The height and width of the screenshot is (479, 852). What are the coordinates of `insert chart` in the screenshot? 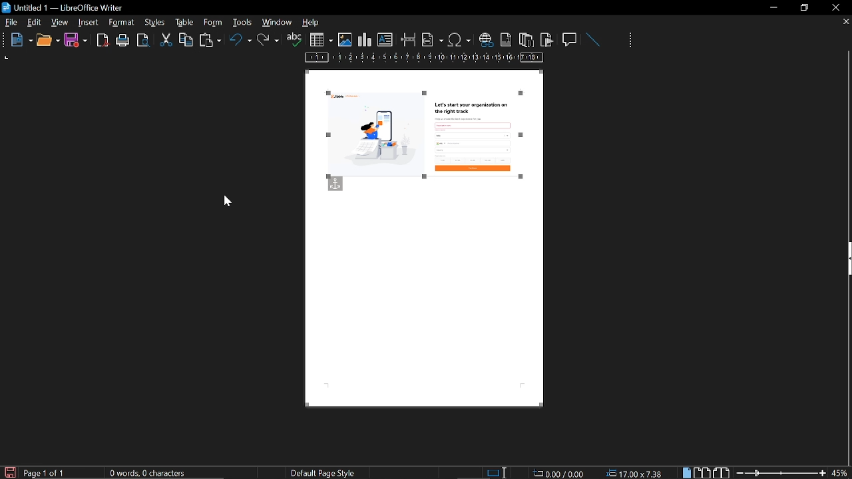 It's located at (365, 40).